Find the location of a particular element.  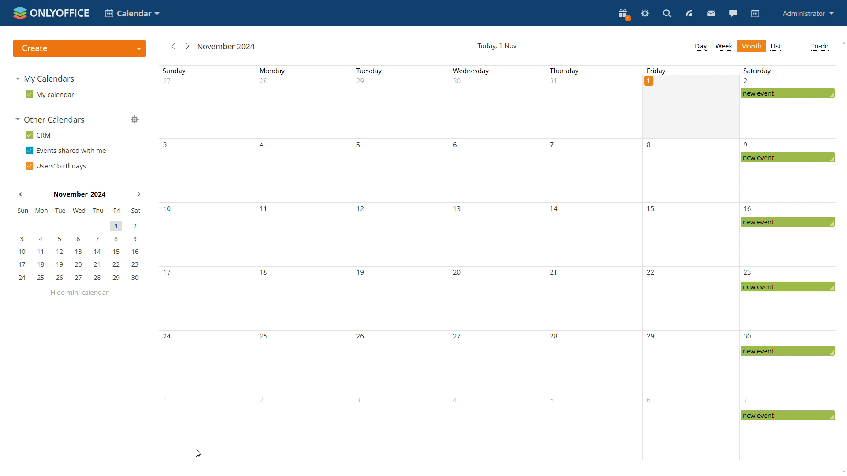

present is located at coordinates (624, 15).